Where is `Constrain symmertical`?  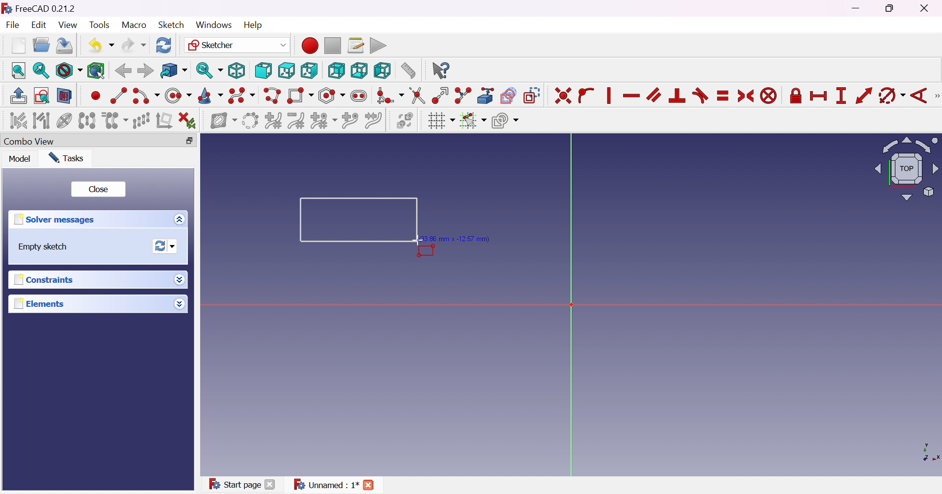
Constrain symmertical is located at coordinates (746, 96).